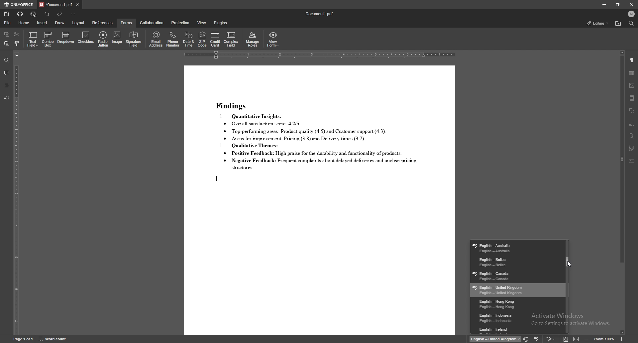 The height and width of the screenshot is (343, 638). What do you see at coordinates (174, 39) in the screenshot?
I see `phone number` at bounding box center [174, 39].